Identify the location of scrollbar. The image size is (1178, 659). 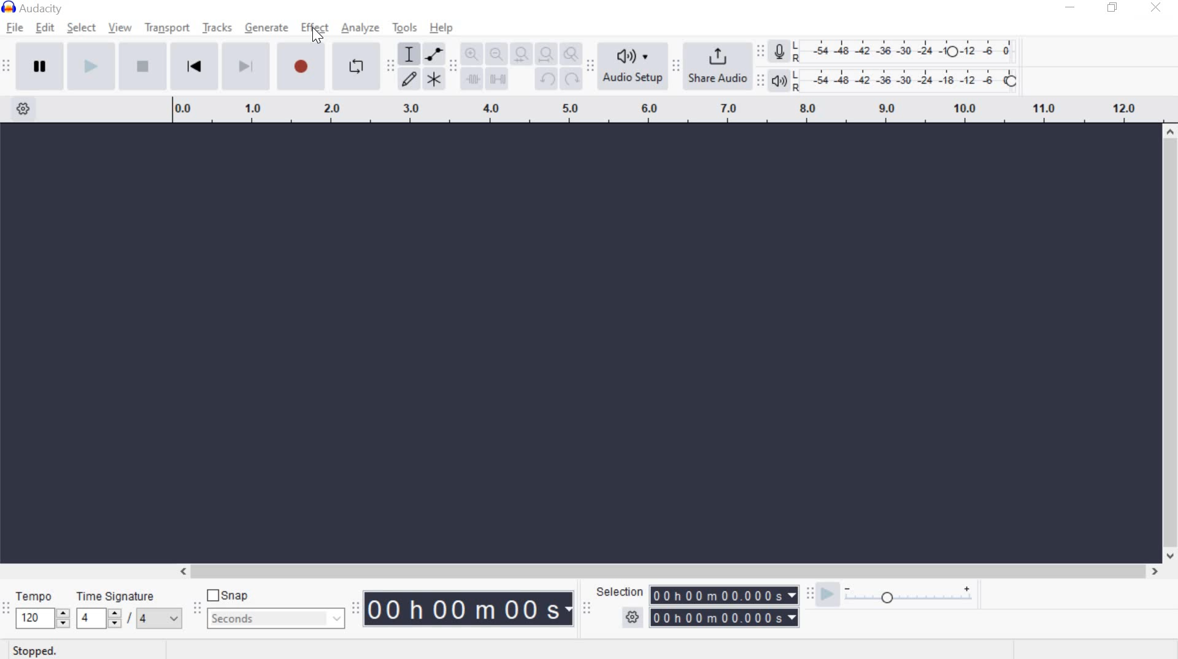
(669, 572).